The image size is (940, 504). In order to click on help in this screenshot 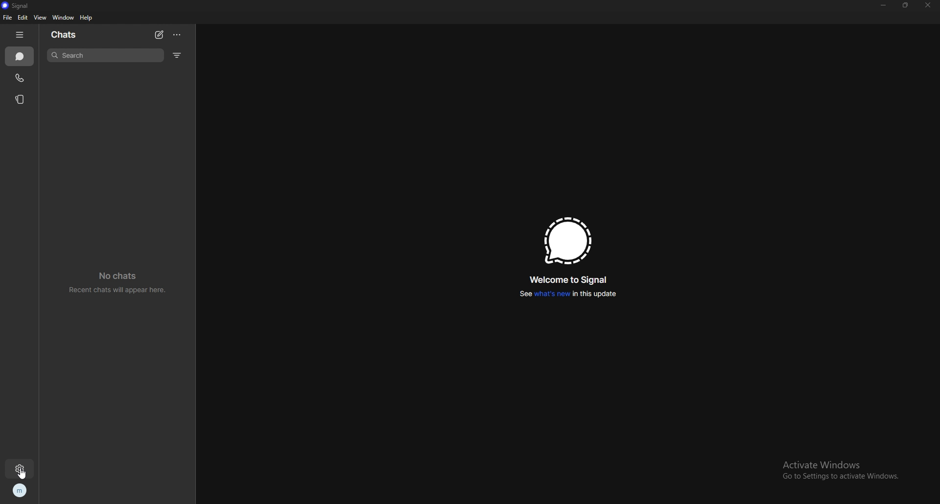, I will do `click(87, 18)`.